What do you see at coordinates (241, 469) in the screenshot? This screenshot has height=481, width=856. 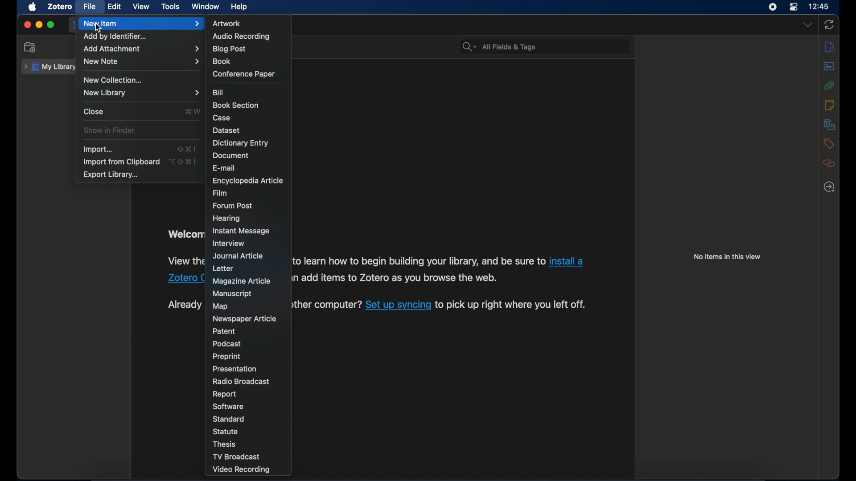 I see `video recording` at bounding box center [241, 469].